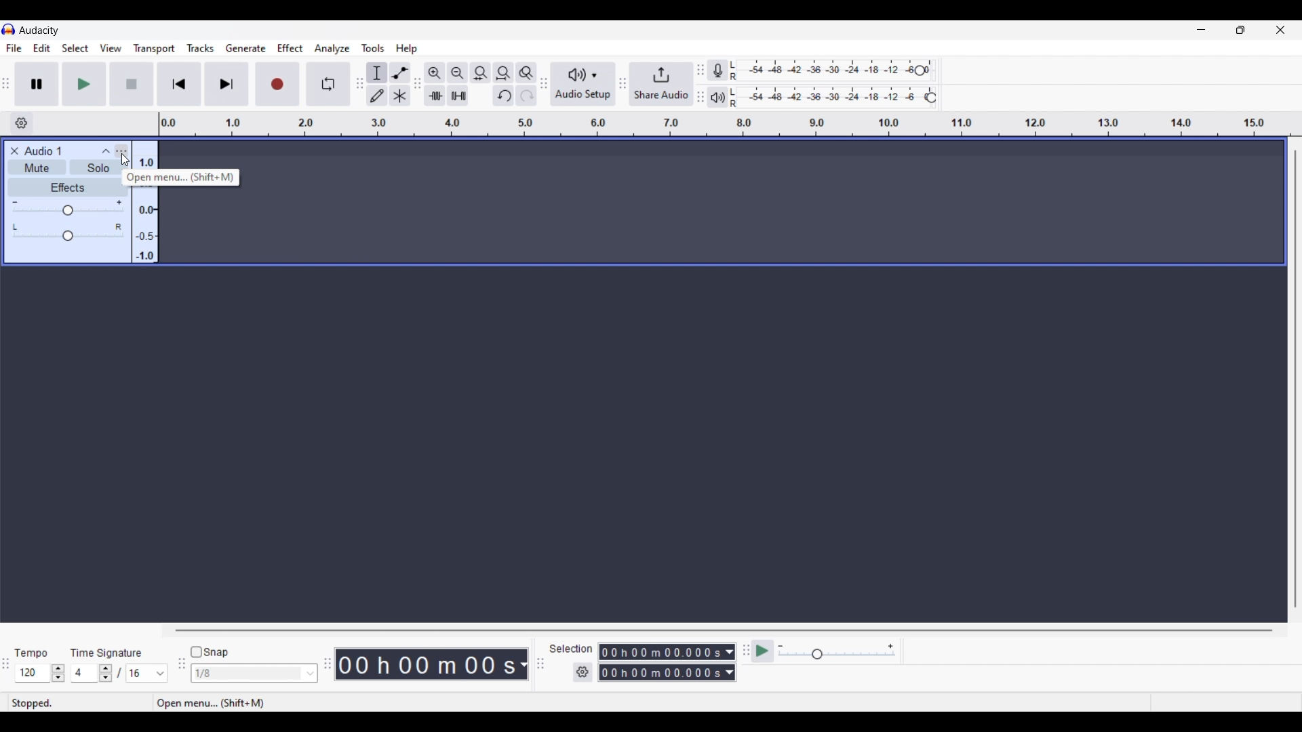 The image size is (1302, 732). I want to click on Pan extreme right, so click(119, 227).